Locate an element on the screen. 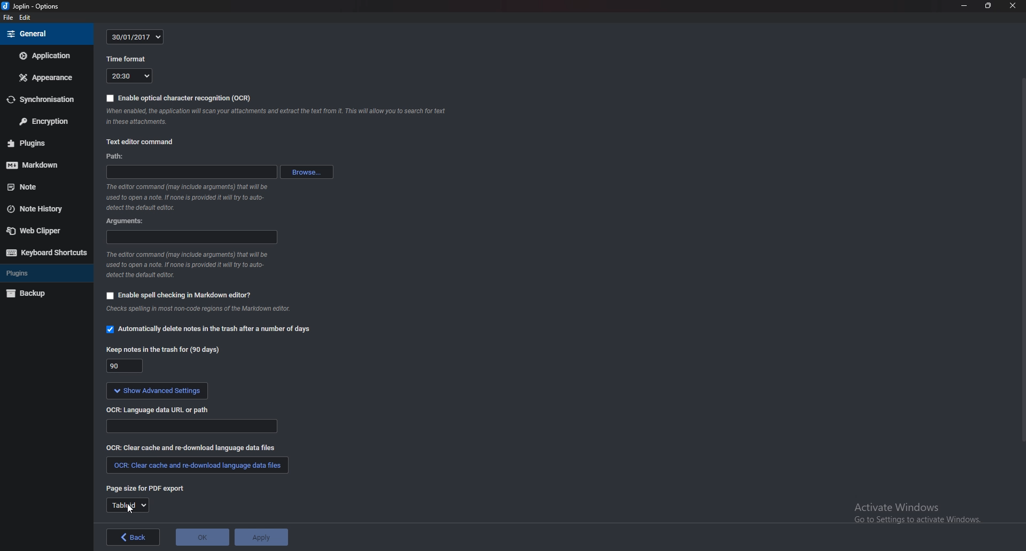  text editor command is located at coordinates (139, 140).